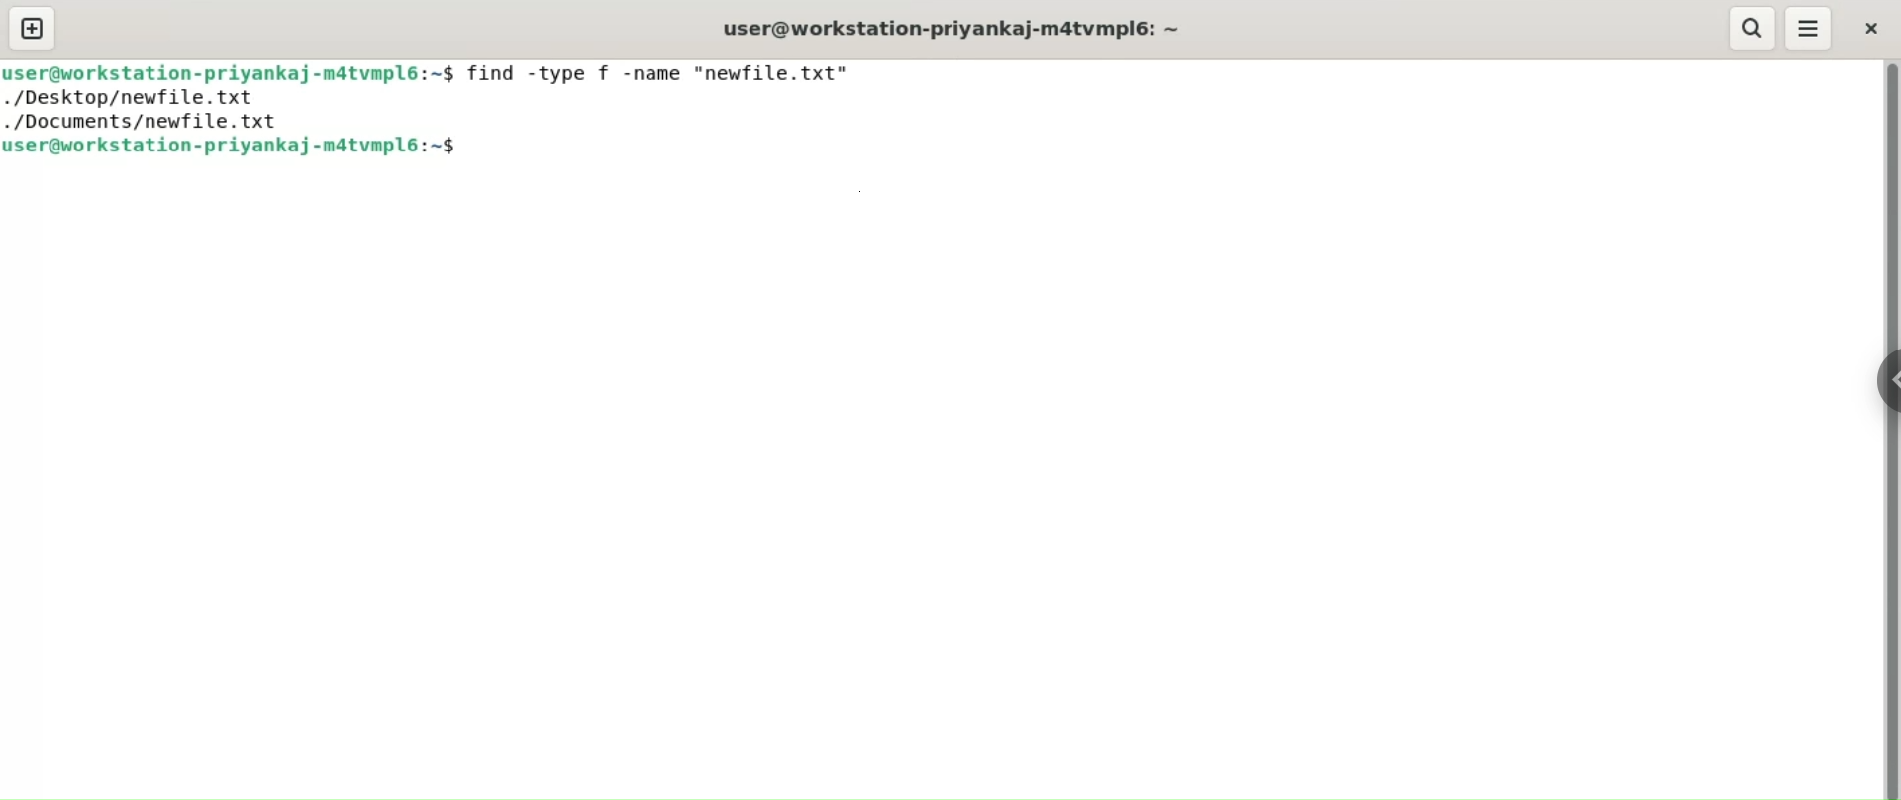 The width and height of the screenshot is (1901, 800). I want to click on menu, so click(1808, 28).